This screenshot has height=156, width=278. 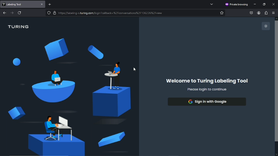 What do you see at coordinates (19, 4) in the screenshot?
I see `New Private Tab` at bounding box center [19, 4].